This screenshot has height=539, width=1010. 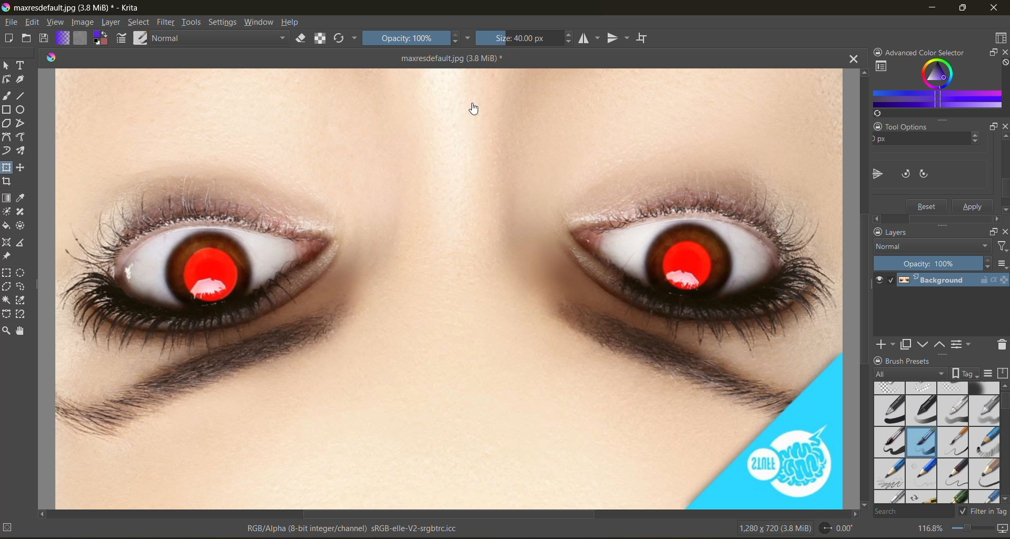 I want to click on reload original preset, so click(x=342, y=38).